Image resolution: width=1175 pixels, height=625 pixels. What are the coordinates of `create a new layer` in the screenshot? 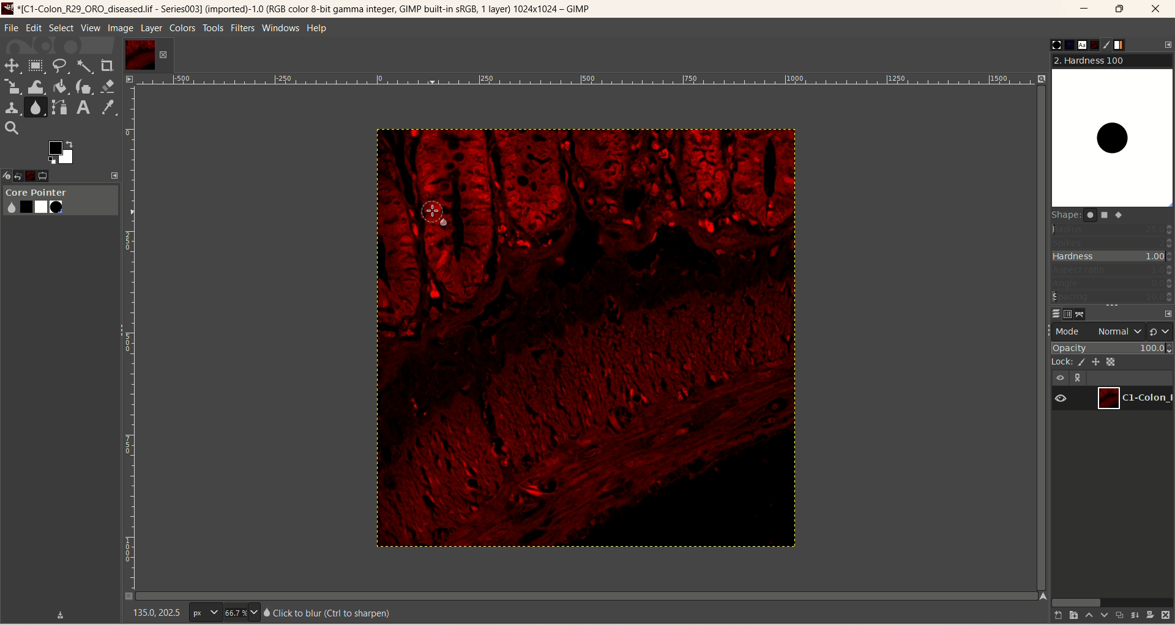 It's located at (1070, 615).